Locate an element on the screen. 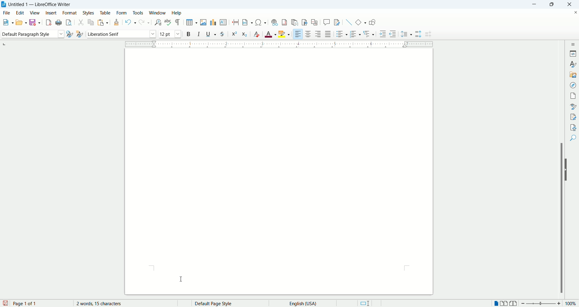 This screenshot has width=579, height=307. unordered list is located at coordinates (341, 34).